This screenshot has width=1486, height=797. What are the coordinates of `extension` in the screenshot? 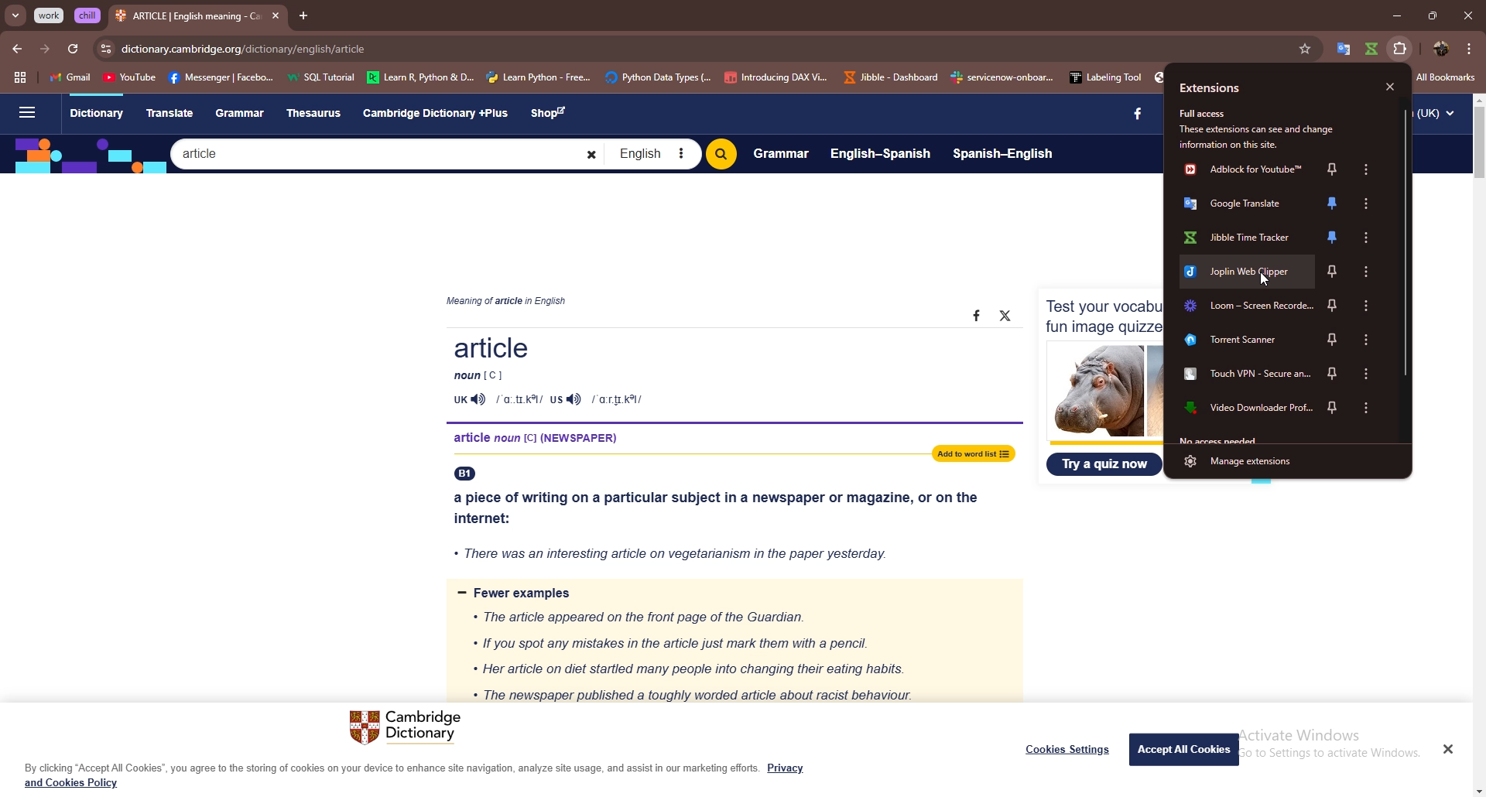 It's located at (1247, 306).